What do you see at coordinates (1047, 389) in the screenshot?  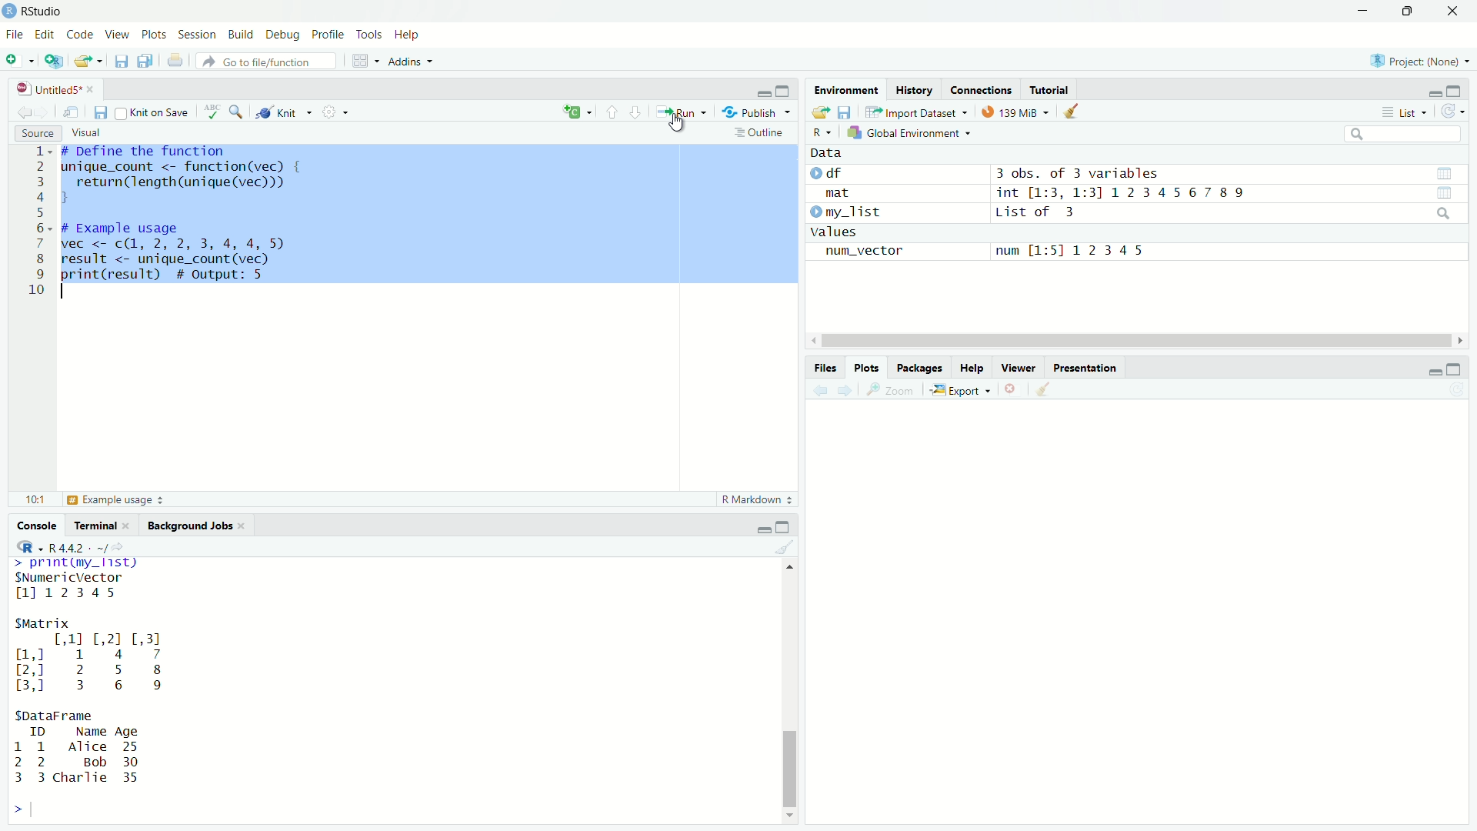 I see `clear all plots` at bounding box center [1047, 389].